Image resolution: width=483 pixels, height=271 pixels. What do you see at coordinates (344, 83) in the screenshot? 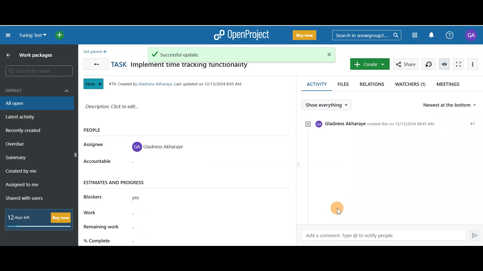
I see `Files` at bounding box center [344, 83].